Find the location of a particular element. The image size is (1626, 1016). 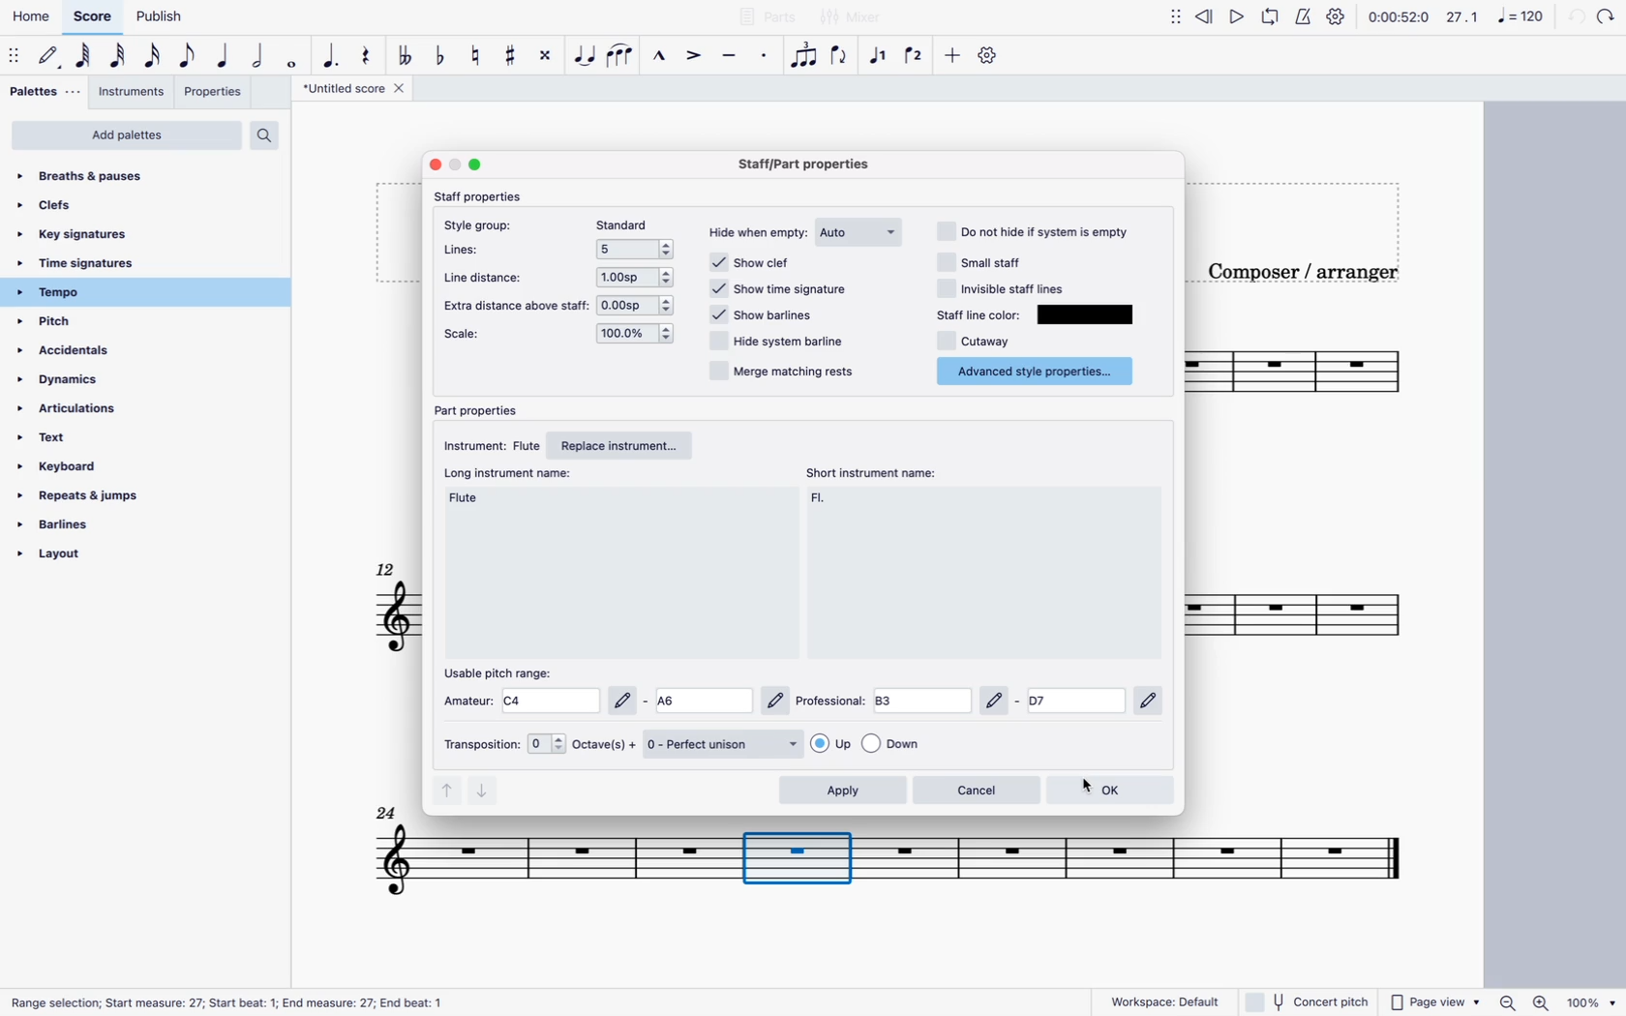

amateus is located at coordinates (468, 701).